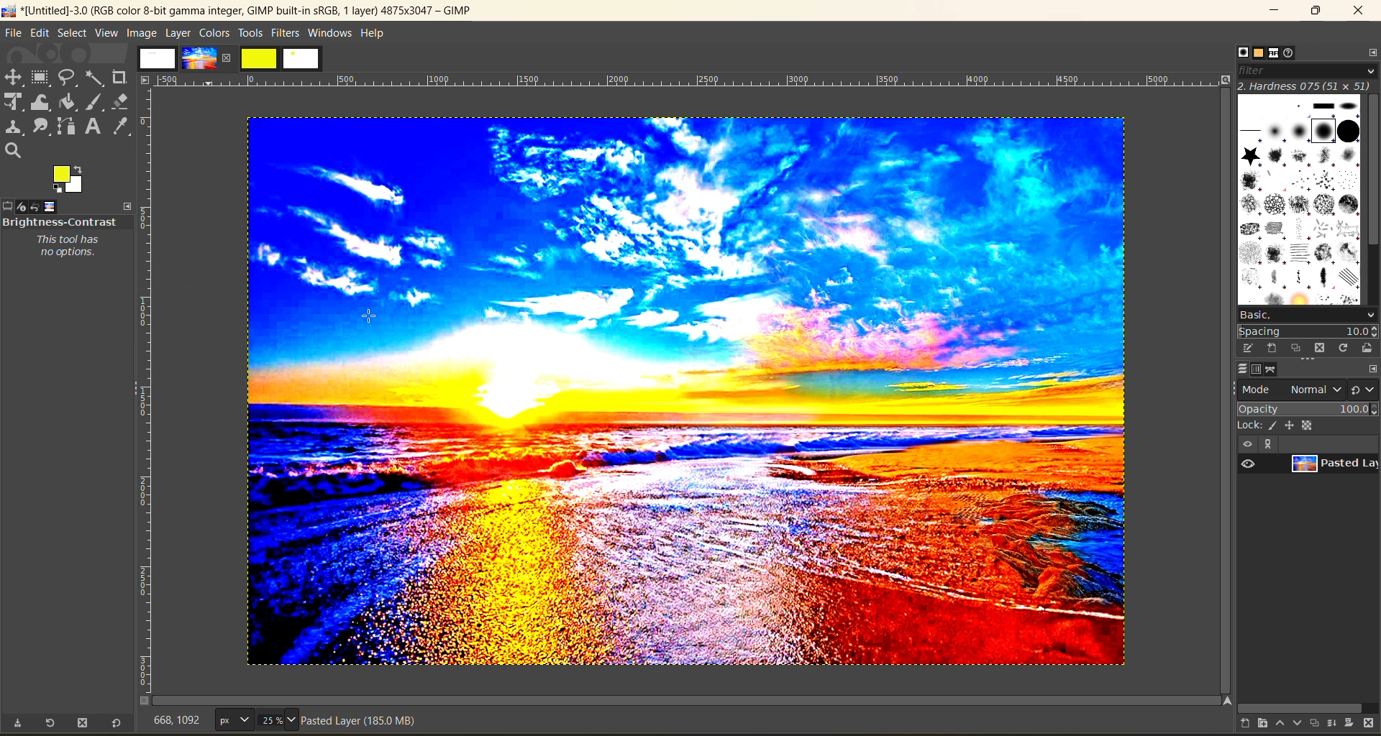 The image size is (1381, 736). What do you see at coordinates (1299, 724) in the screenshot?
I see `lower this layer` at bounding box center [1299, 724].